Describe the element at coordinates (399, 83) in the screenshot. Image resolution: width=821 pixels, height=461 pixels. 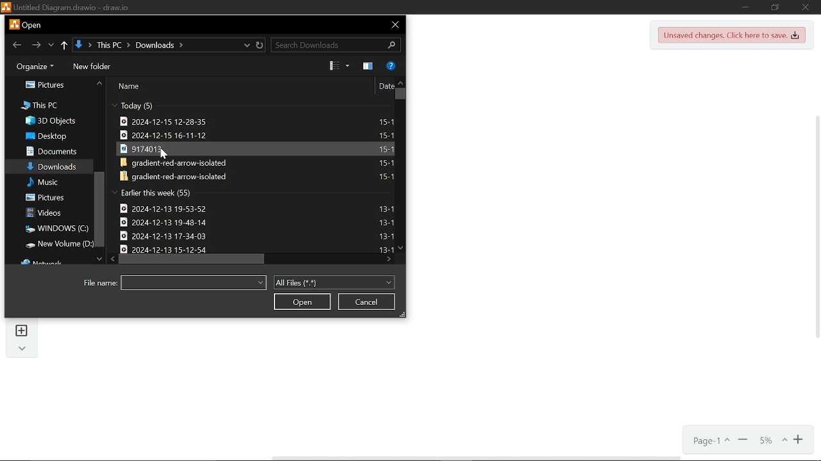
I see `Move up in files` at that location.